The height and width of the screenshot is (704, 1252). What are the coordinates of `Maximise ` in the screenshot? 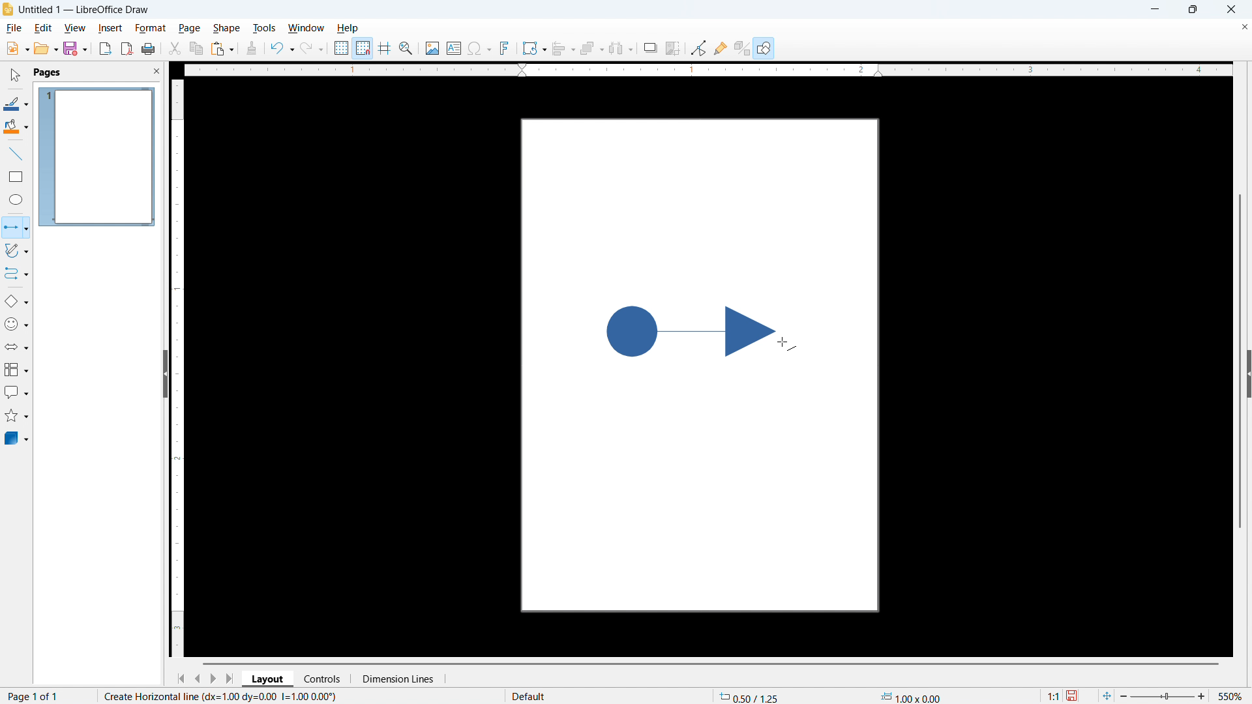 It's located at (1193, 9).